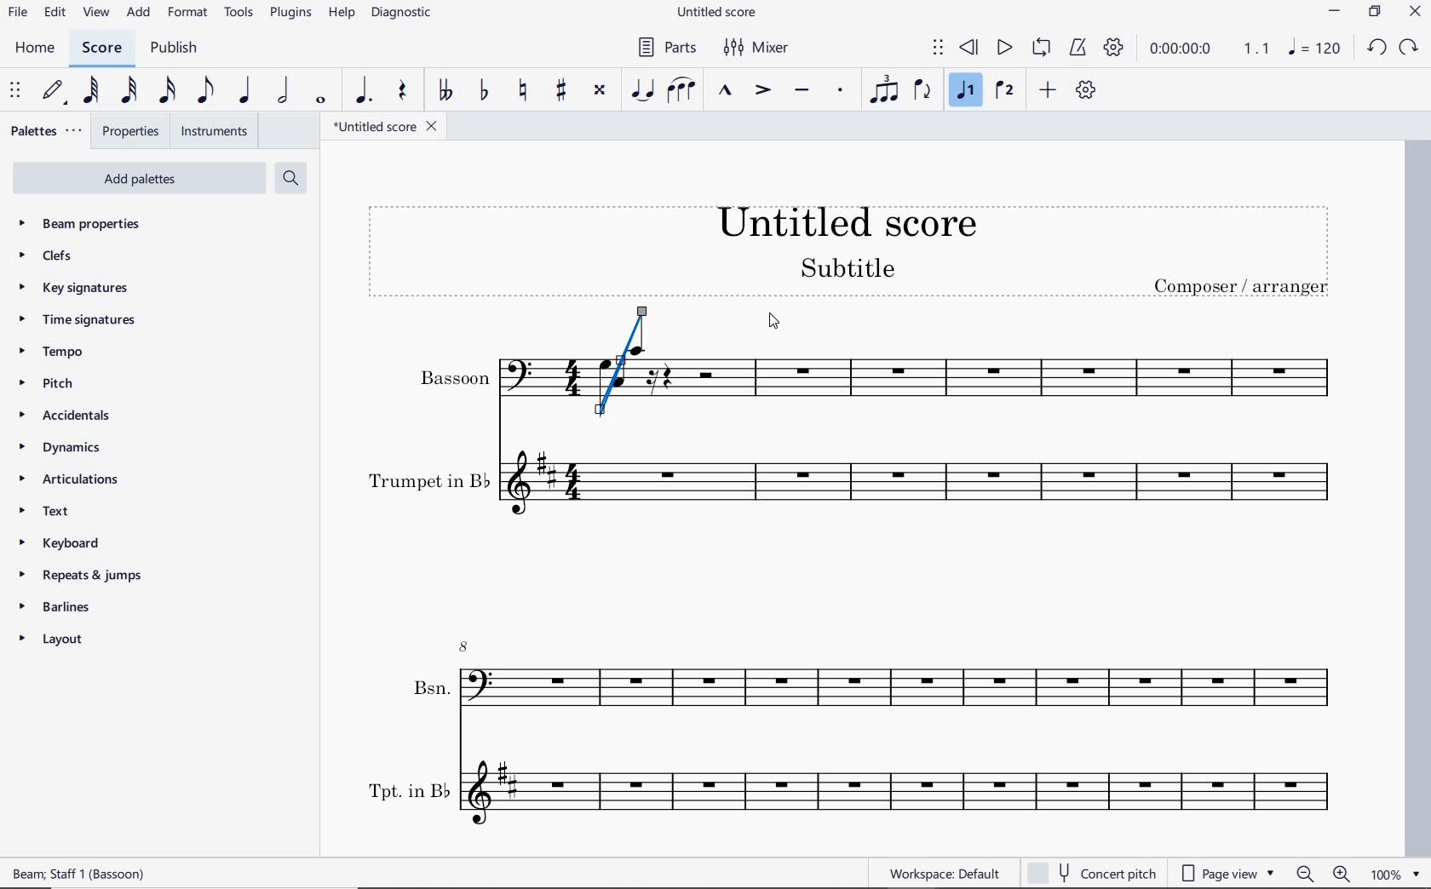  Describe the element at coordinates (62, 445) in the screenshot. I see `dynamics` at that location.